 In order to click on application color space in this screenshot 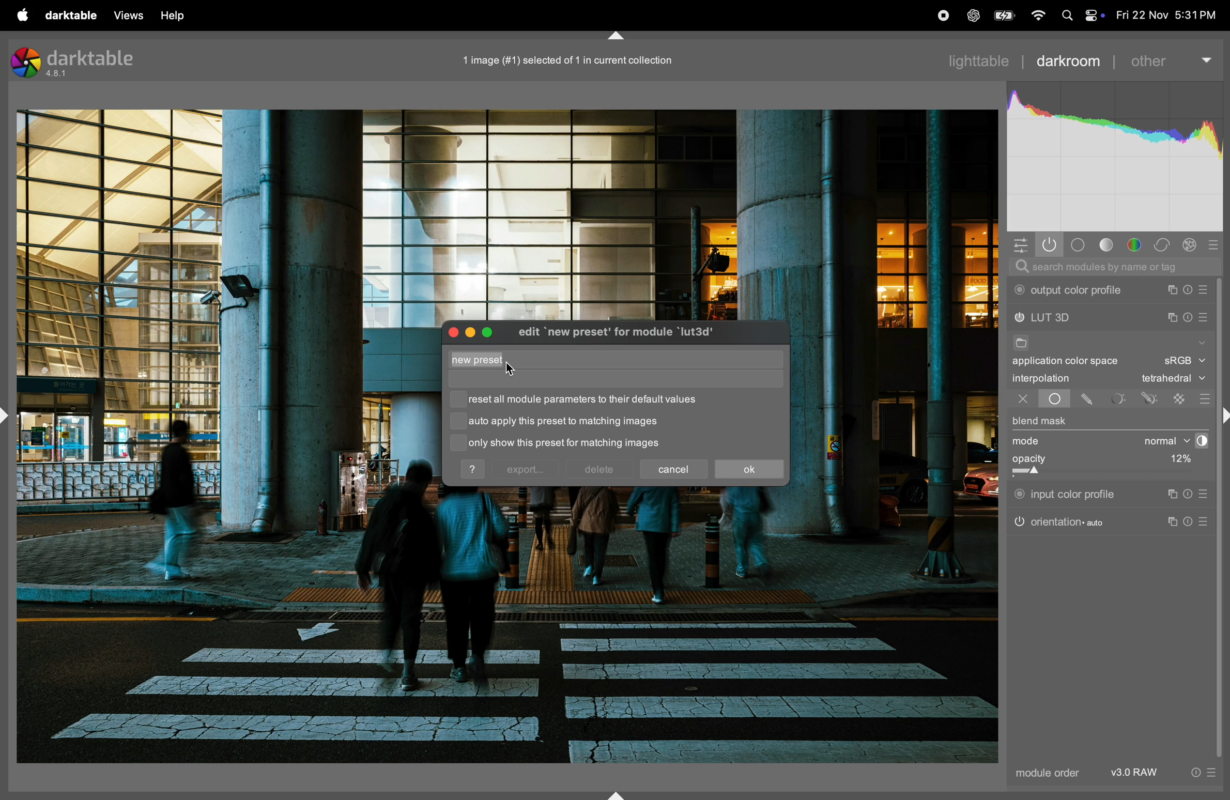, I will do `click(1074, 363)`.